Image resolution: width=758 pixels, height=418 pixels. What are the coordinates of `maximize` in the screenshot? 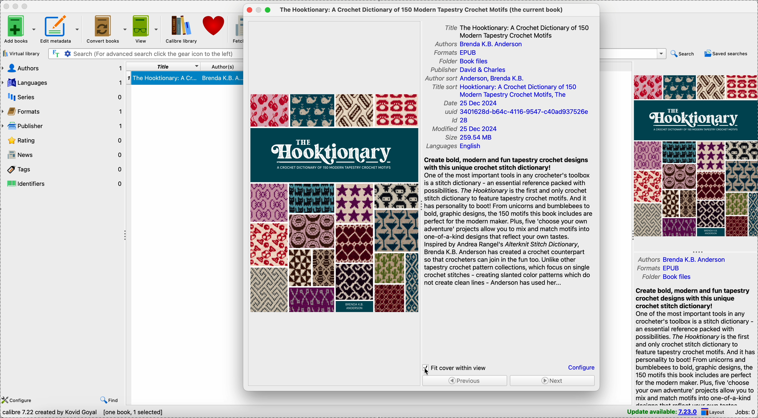 It's located at (26, 6).